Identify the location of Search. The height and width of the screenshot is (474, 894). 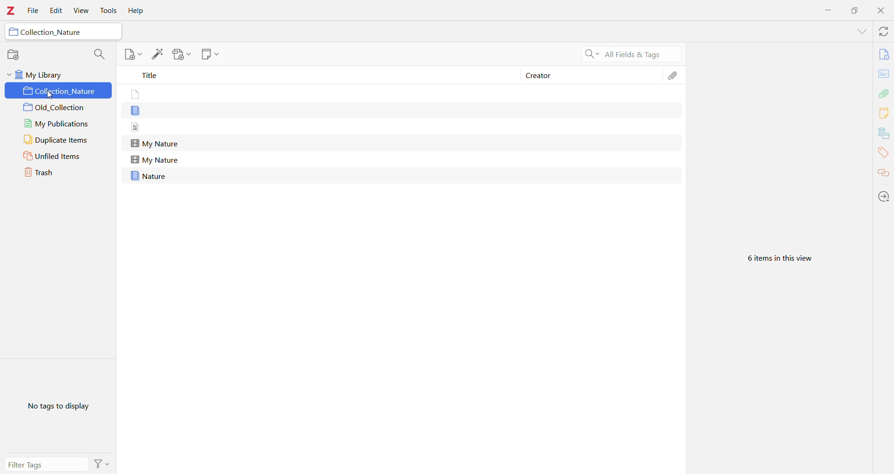
(628, 54).